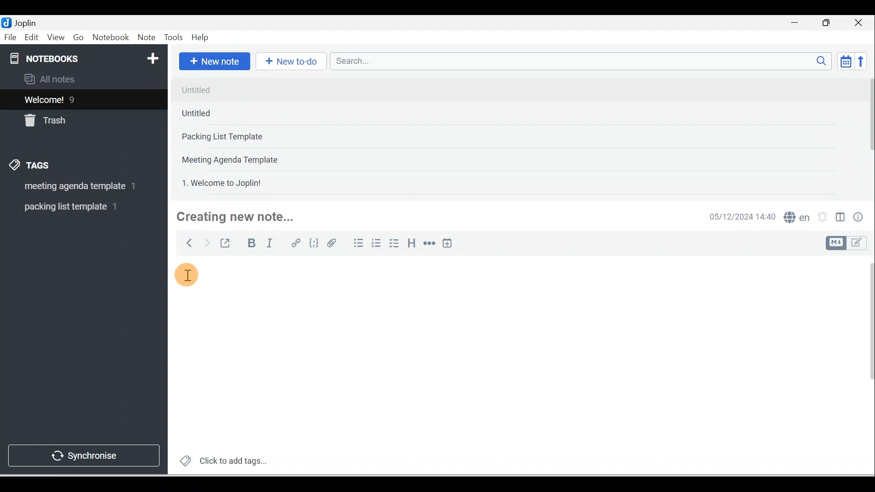  What do you see at coordinates (77, 97) in the screenshot?
I see `Notes` at bounding box center [77, 97].